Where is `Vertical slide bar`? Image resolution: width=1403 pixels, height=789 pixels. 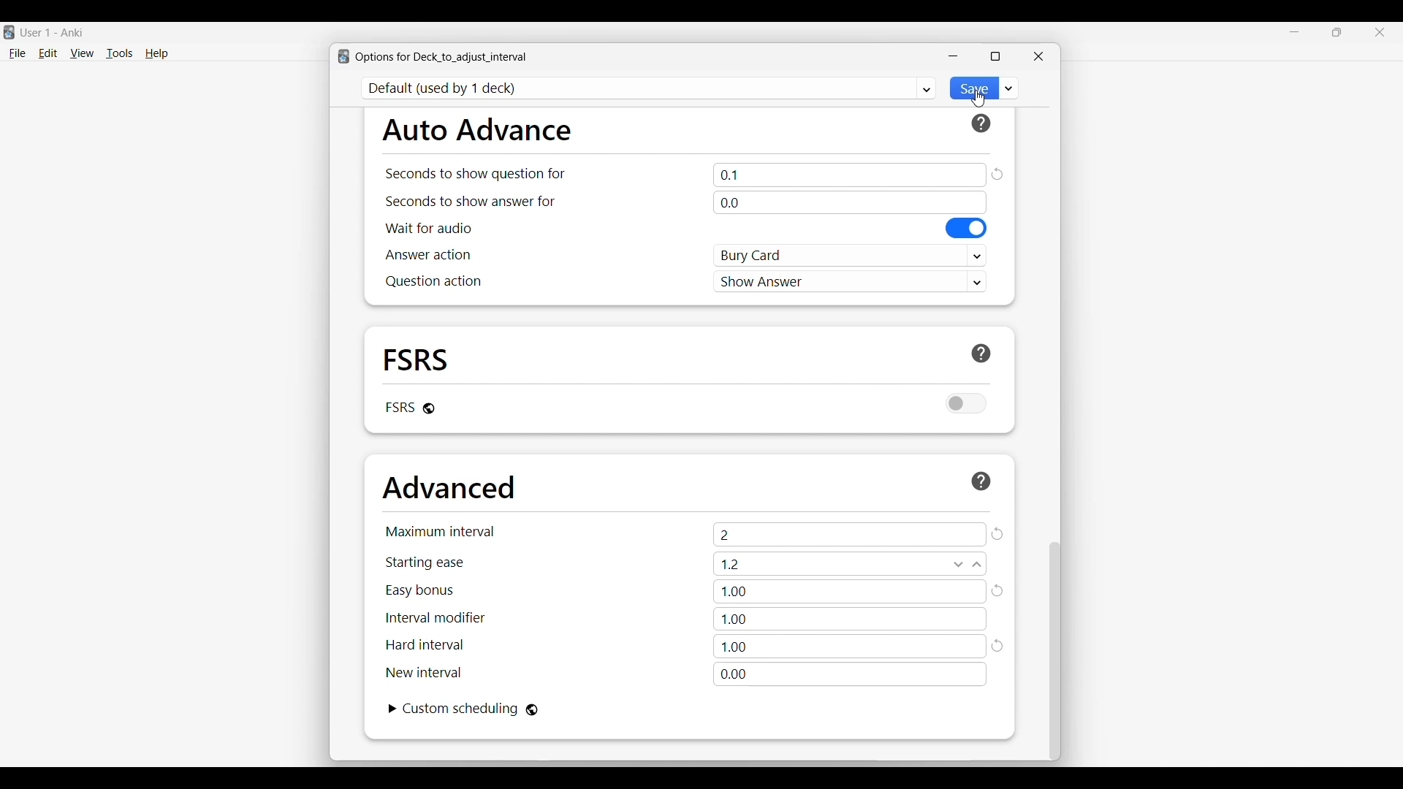 Vertical slide bar is located at coordinates (1055, 652).